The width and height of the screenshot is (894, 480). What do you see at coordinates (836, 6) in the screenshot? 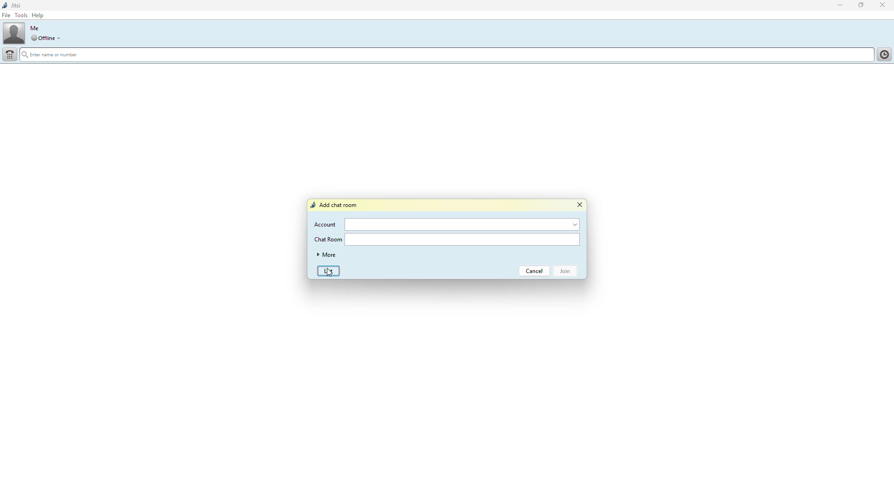
I see `minimize` at bounding box center [836, 6].